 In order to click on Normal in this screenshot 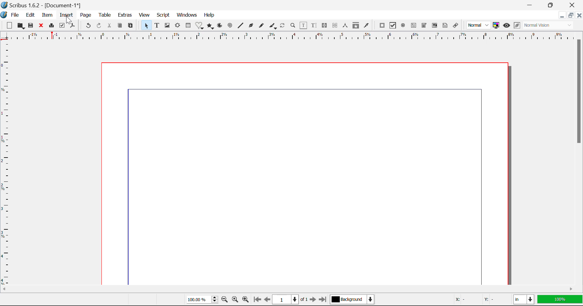, I will do `click(479, 25)`.